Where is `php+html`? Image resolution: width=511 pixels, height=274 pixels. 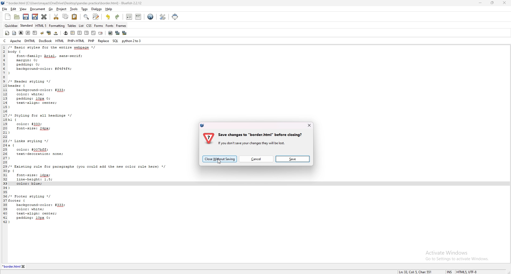 php+html is located at coordinates (76, 41).